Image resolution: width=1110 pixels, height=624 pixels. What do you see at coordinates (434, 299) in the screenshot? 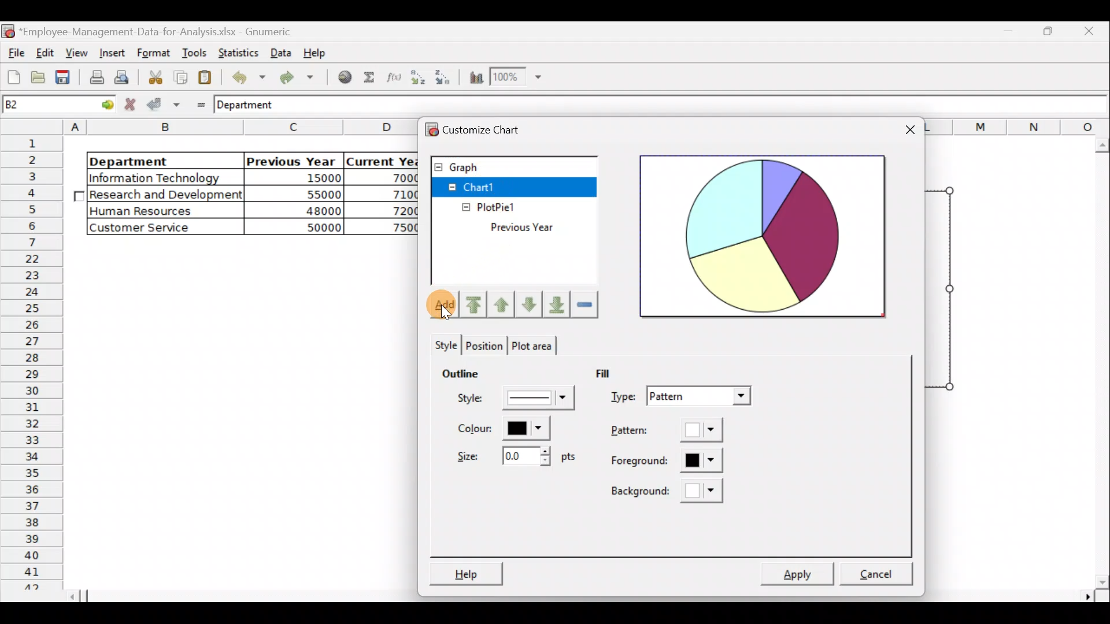
I see `Cursor on Add` at bounding box center [434, 299].